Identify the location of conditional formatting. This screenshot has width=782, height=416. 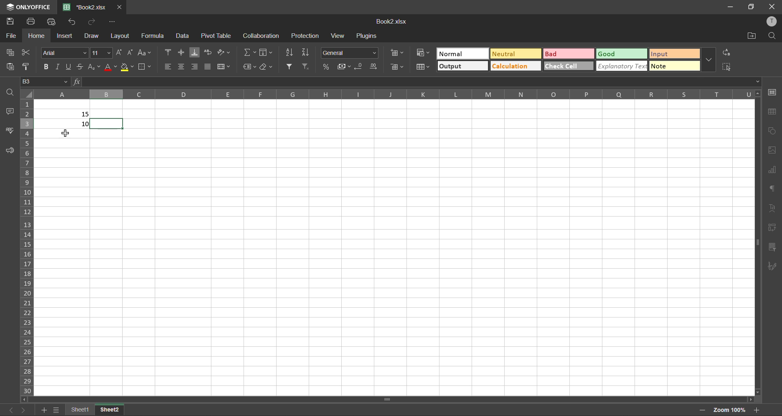
(423, 53).